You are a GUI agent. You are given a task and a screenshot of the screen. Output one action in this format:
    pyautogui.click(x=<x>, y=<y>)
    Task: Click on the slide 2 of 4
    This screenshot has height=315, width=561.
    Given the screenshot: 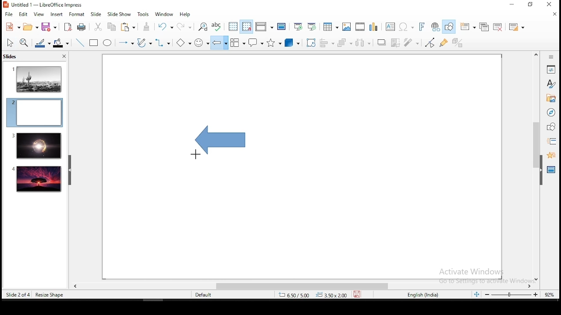 What is the action you would take?
    pyautogui.click(x=18, y=295)
    